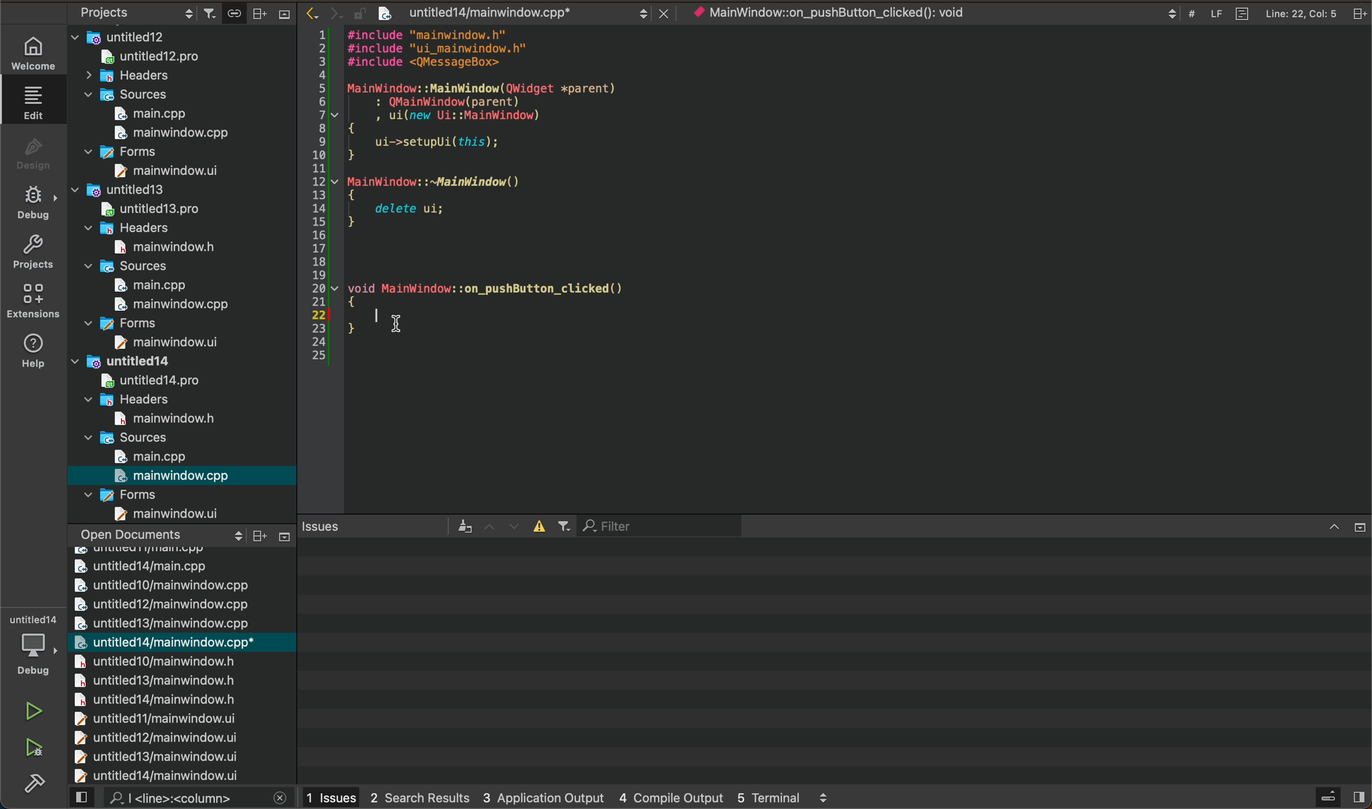  What do you see at coordinates (137, 189) in the screenshot?
I see `untitled13` at bounding box center [137, 189].